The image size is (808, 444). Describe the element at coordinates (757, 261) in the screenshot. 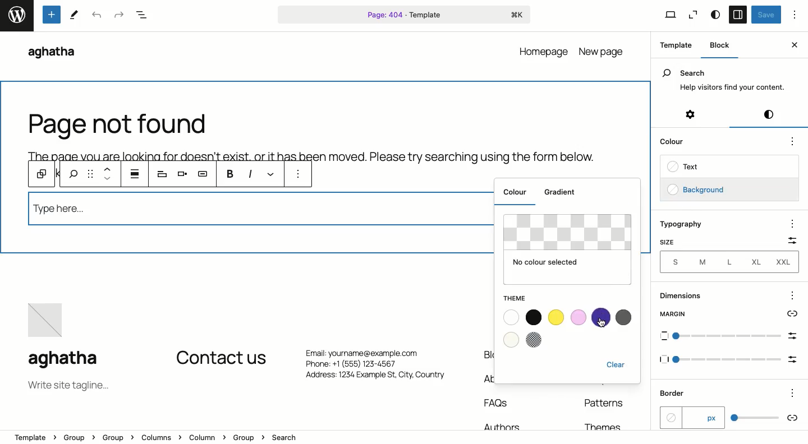

I see `XL` at that location.